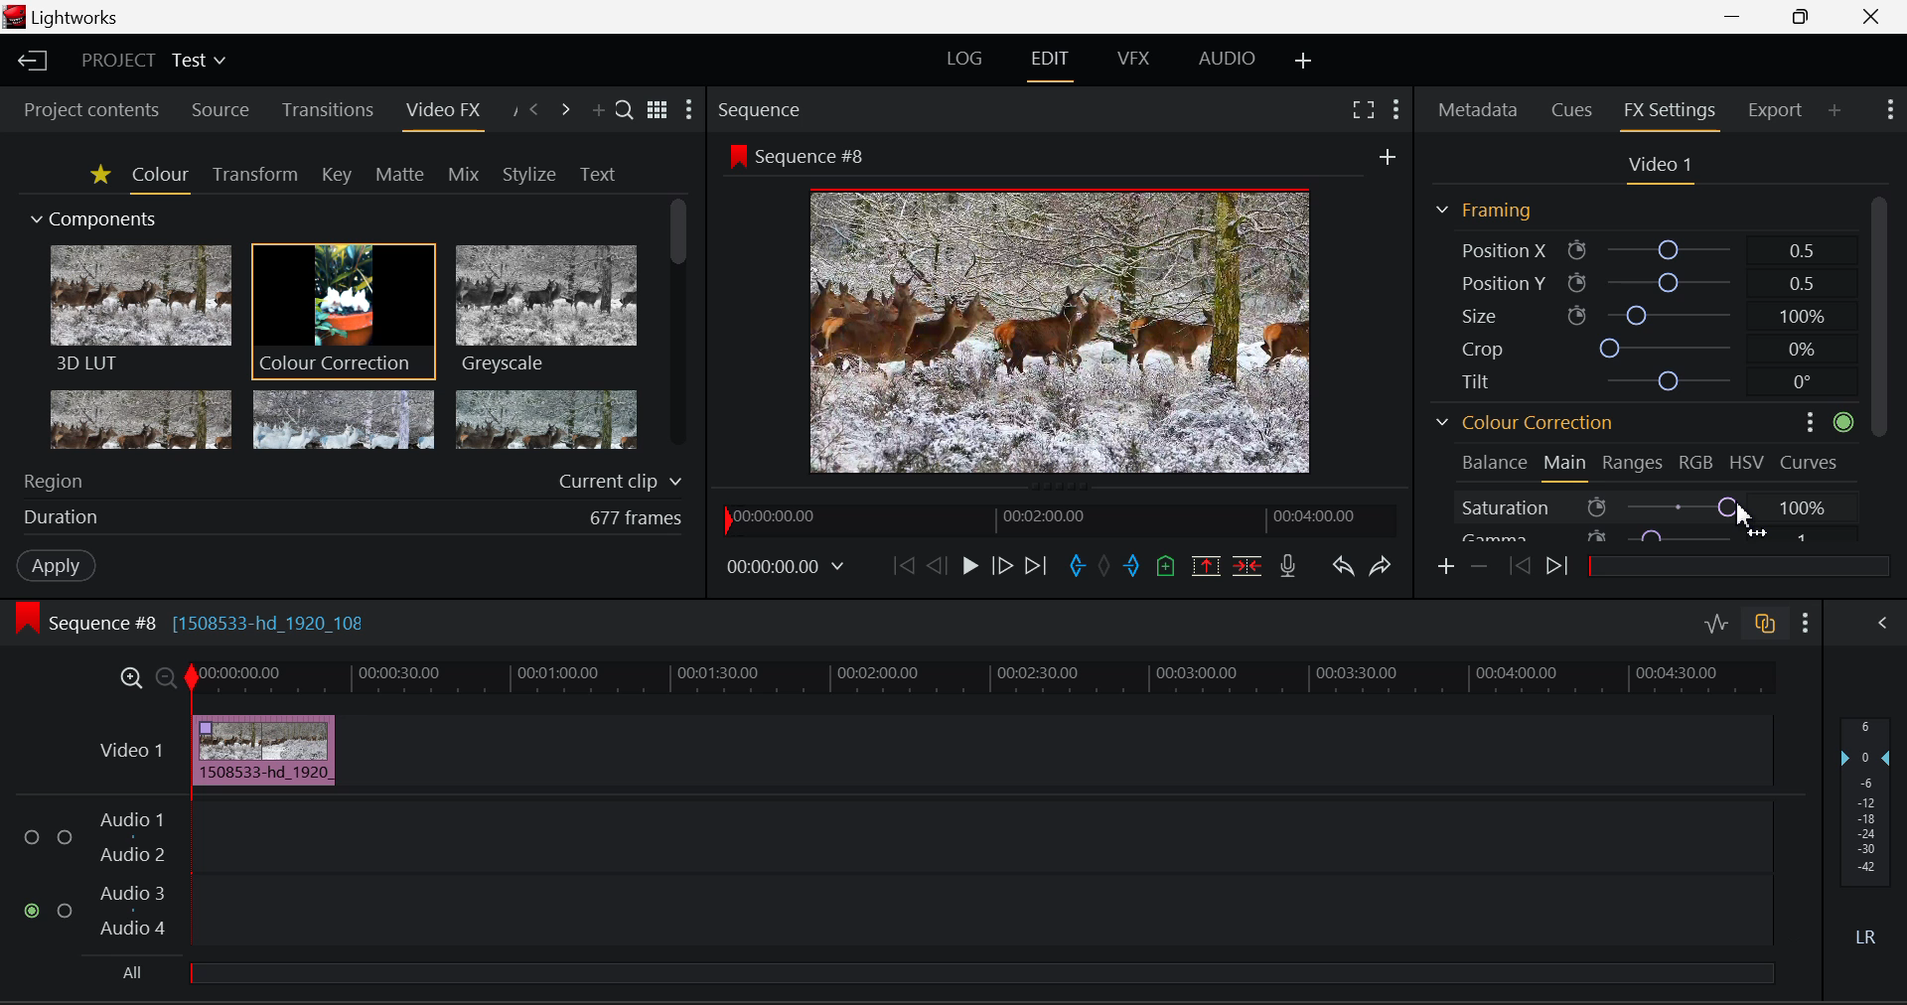  Describe the element at coordinates (1715, 628) in the screenshot. I see `Toggle Audio Levels Editing` at that location.